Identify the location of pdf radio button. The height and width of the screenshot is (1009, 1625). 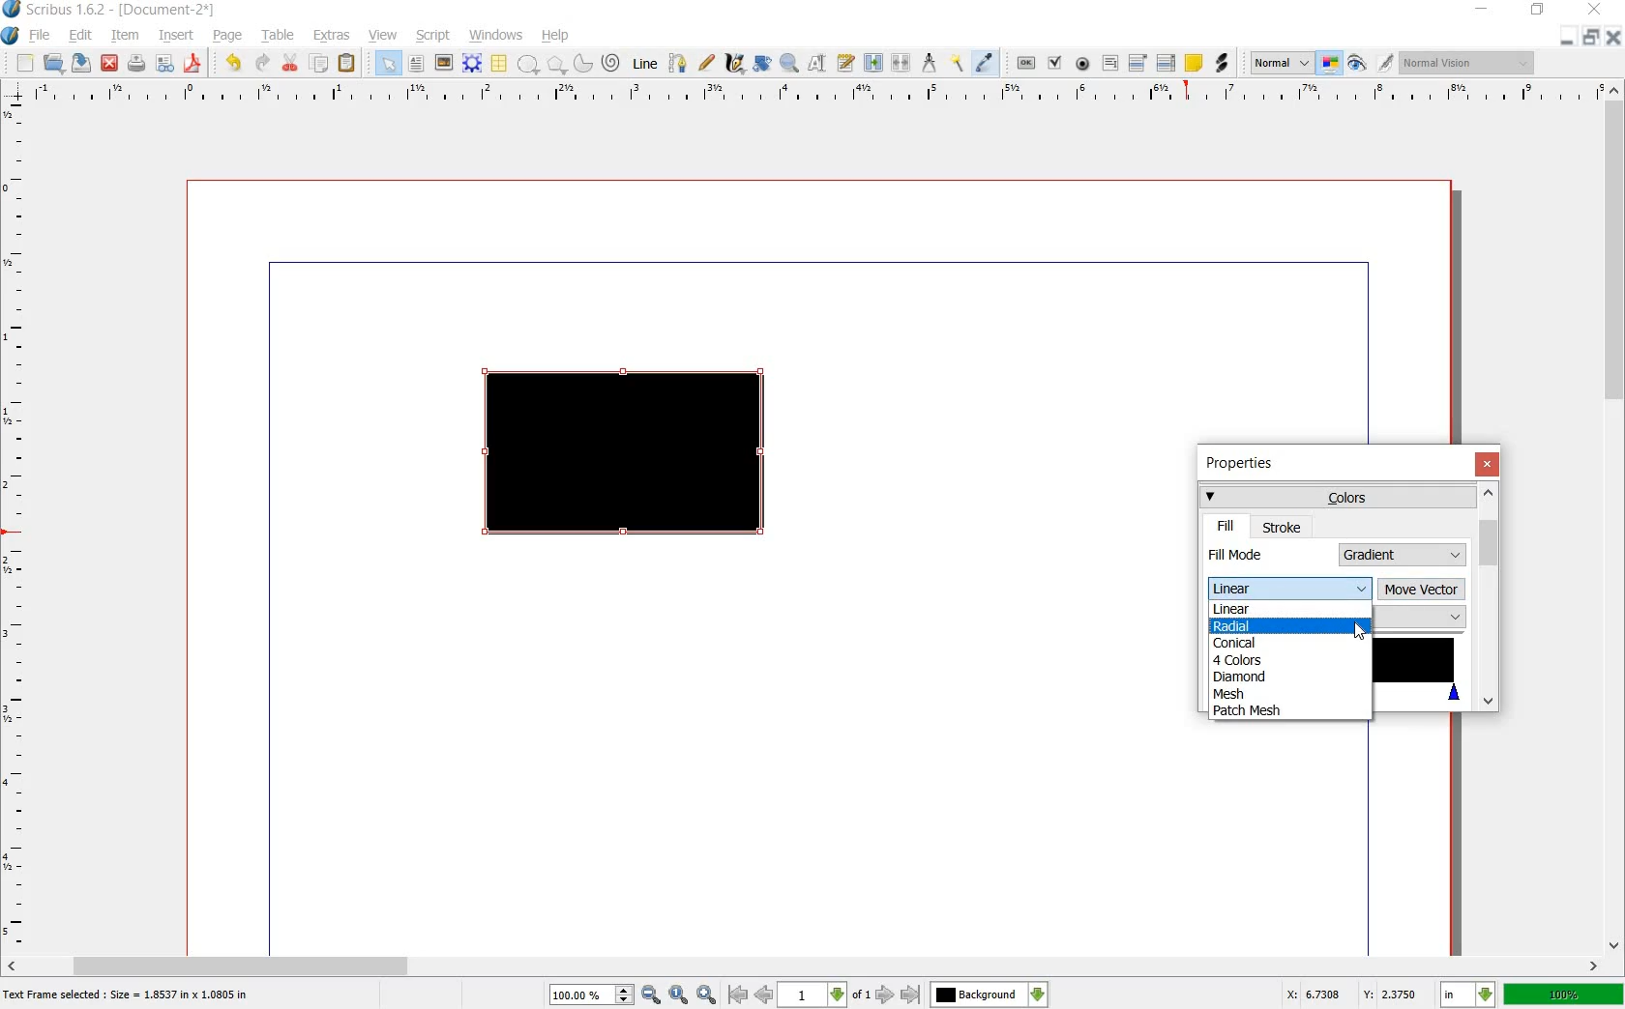
(1083, 64).